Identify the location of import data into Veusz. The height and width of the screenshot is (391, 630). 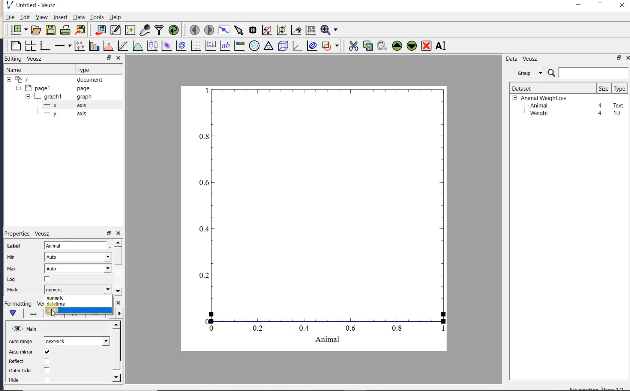
(100, 30).